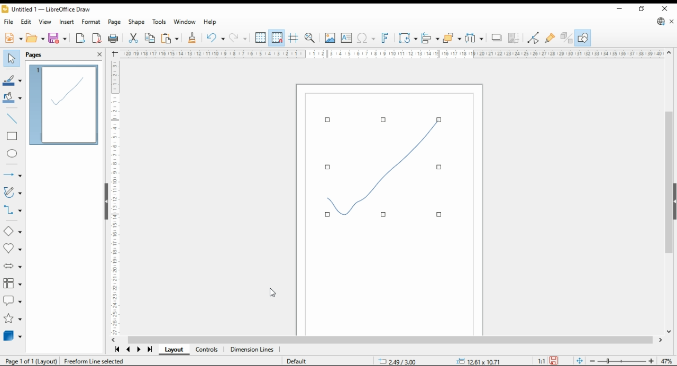  Describe the element at coordinates (12, 137) in the screenshot. I see `rectangle` at that location.